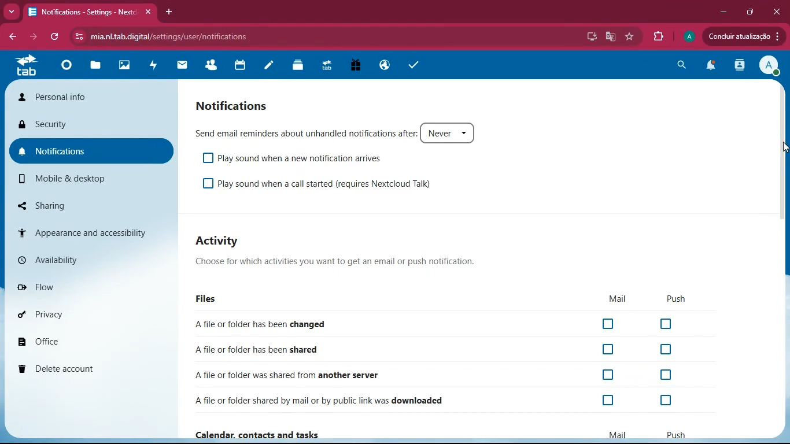  I want to click on google translate, so click(610, 36).